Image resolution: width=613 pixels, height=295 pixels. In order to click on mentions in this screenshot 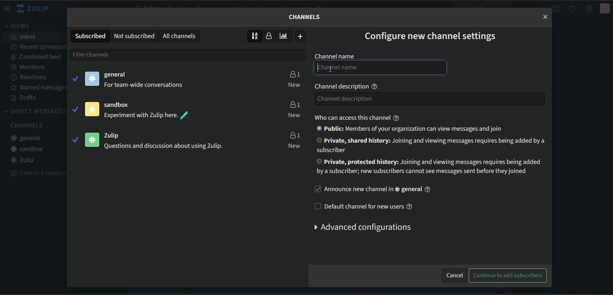, I will do `click(32, 66)`.